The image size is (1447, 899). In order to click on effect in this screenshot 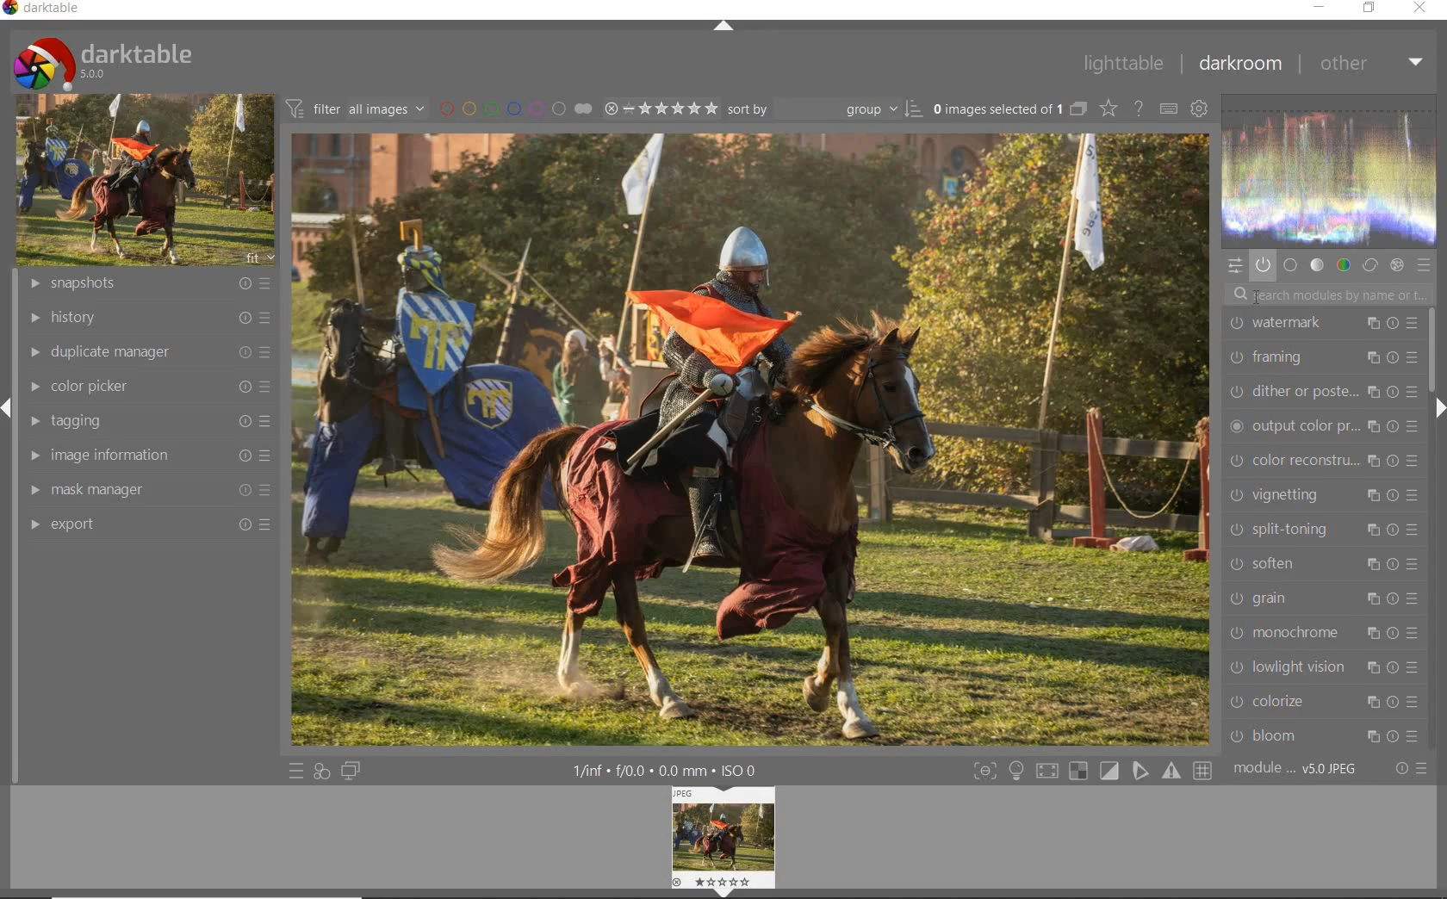, I will do `click(1397, 264)`.